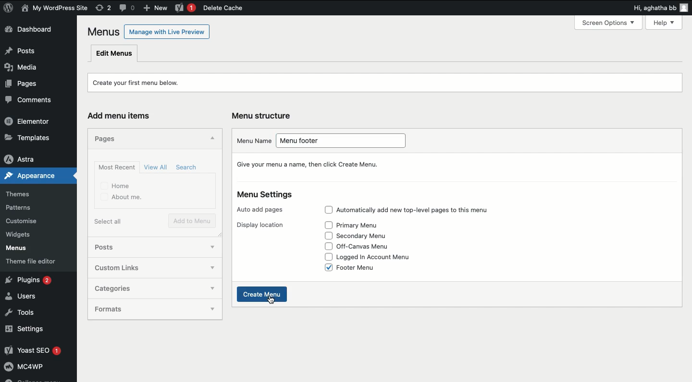 The height and width of the screenshot is (382, 692). What do you see at coordinates (423, 210) in the screenshot?
I see `Automatically add top level pages to this menu` at bounding box center [423, 210].